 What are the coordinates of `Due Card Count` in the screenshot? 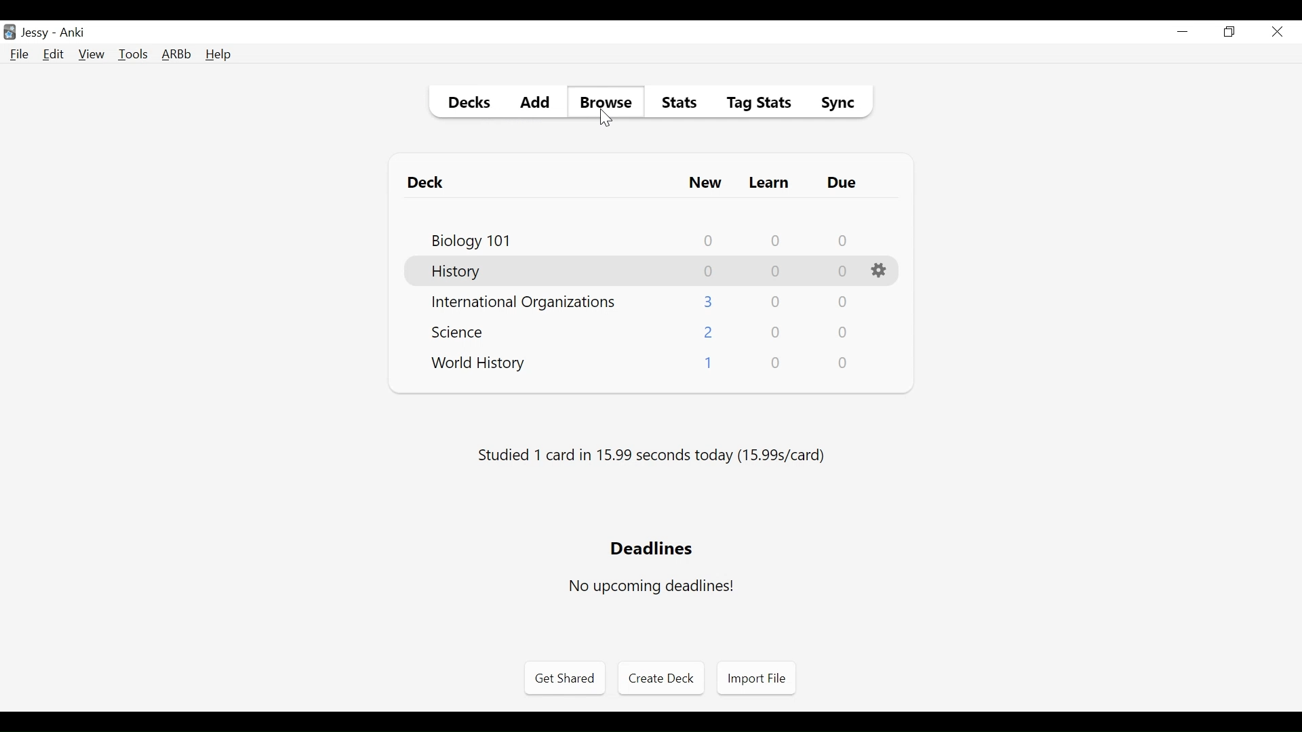 It's located at (843, 241).